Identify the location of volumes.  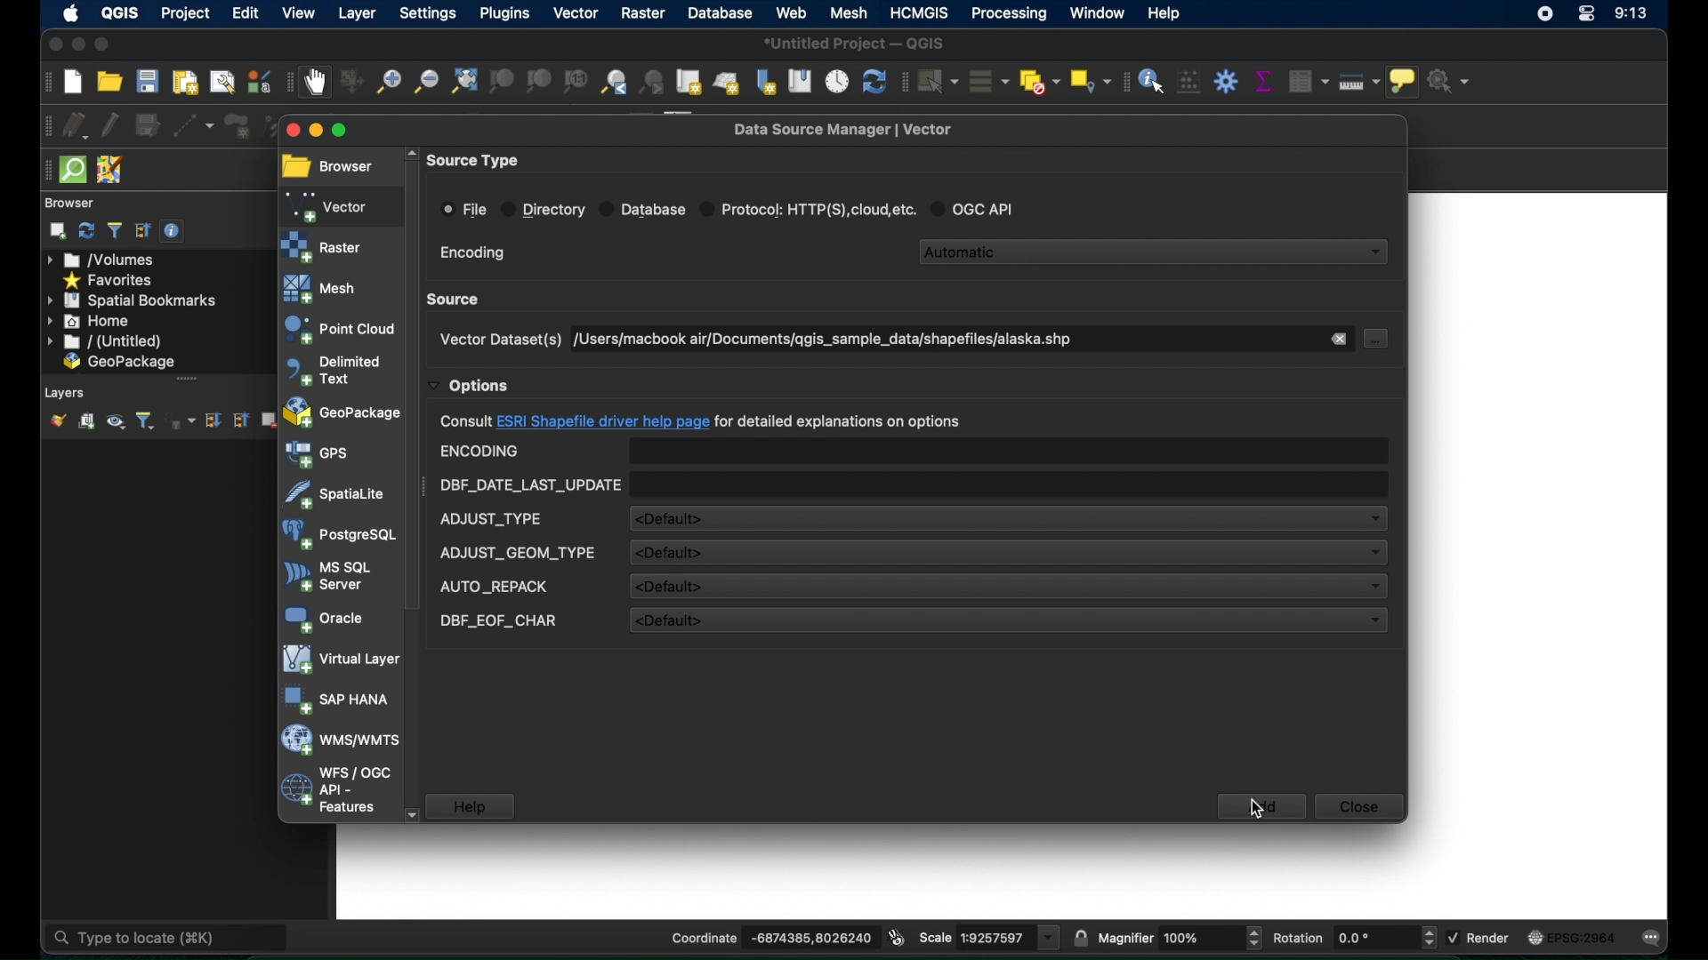
(109, 260).